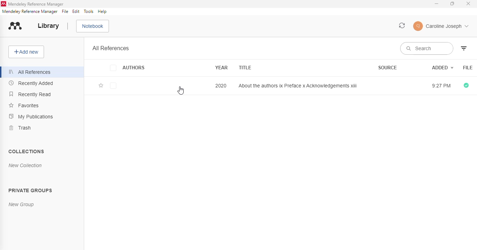  I want to click on file, so click(65, 11).